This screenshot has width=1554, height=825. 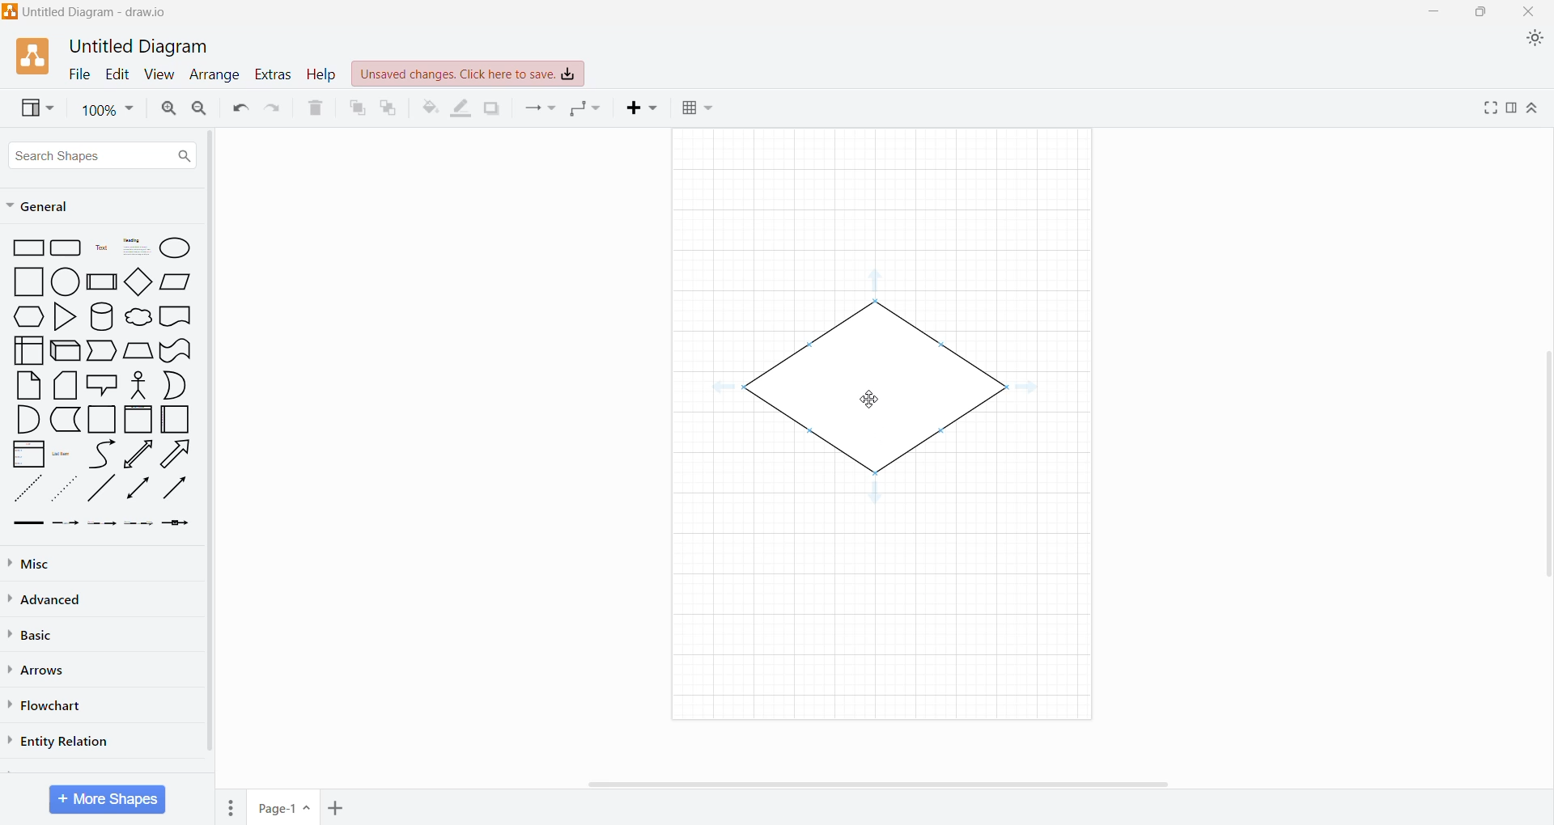 What do you see at coordinates (541, 108) in the screenshot?
I see `Connection` at bounding box center [541, 108].